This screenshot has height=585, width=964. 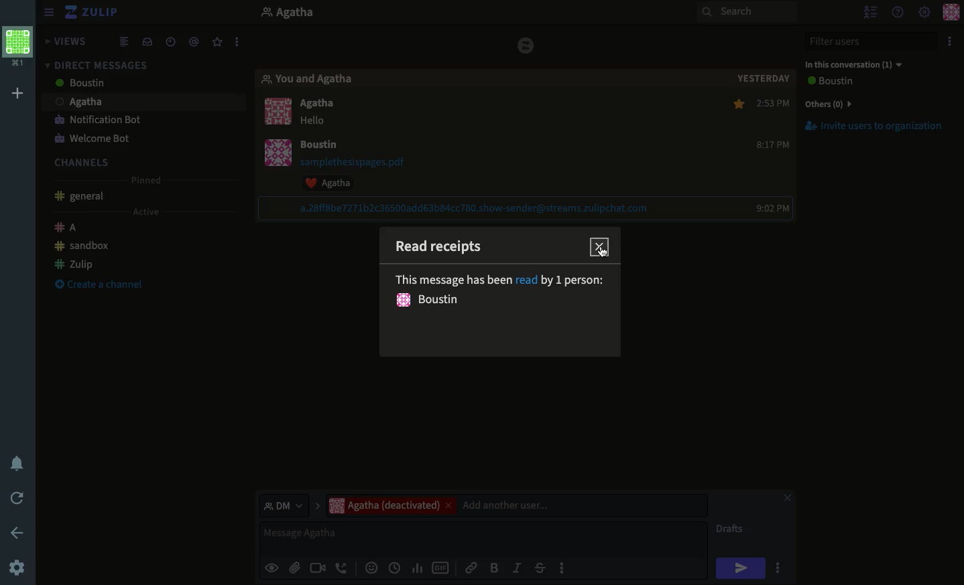 I want to click on Settings, so click(x=17, y=569).